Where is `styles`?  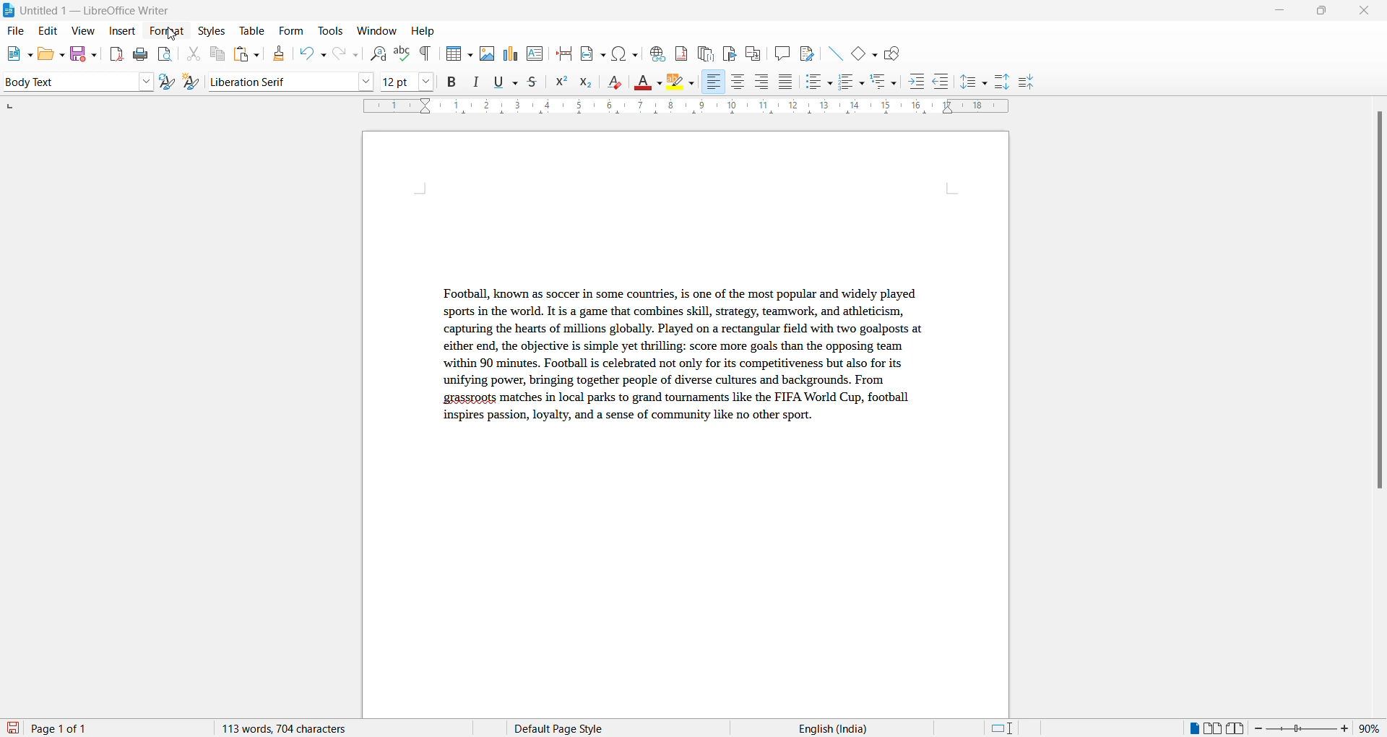
styles is located at coordinates (211, 30).